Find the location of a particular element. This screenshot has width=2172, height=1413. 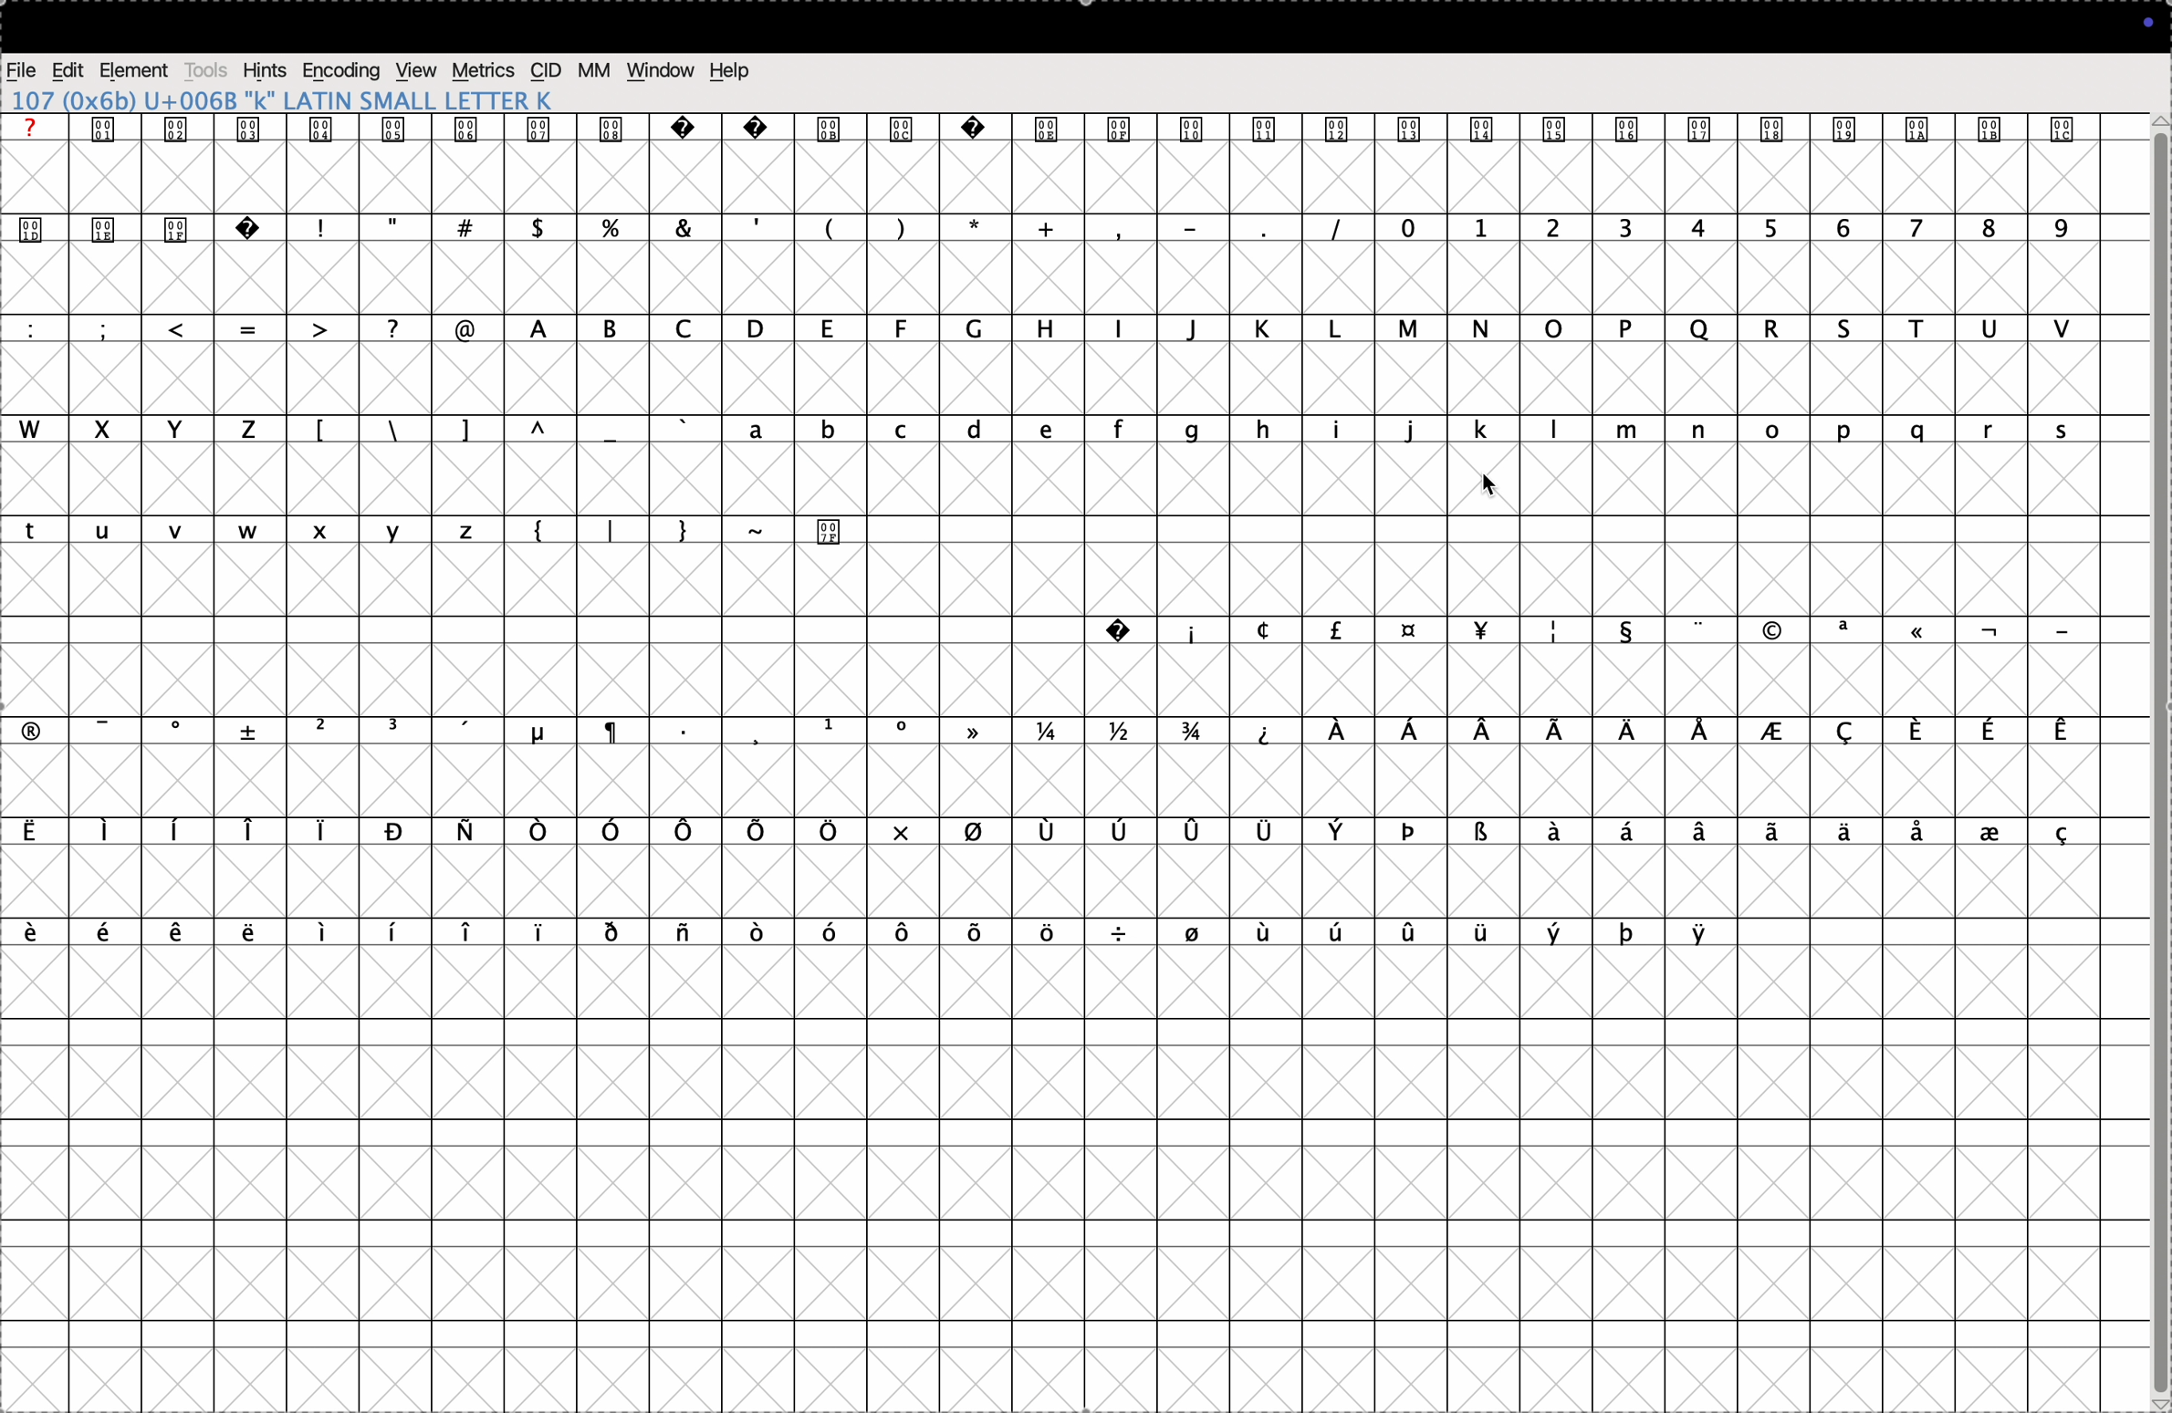

symbol list is located at coordinates (976, 732).